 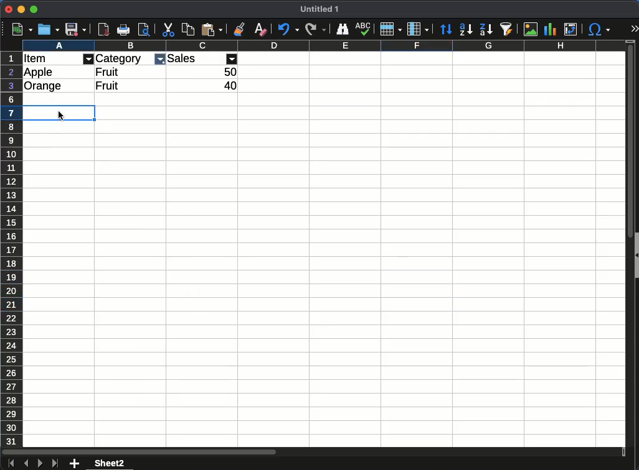 What do you see at coordinates (123, 29) in the screenshot?
I see `print` at bounding box center [123, 29].